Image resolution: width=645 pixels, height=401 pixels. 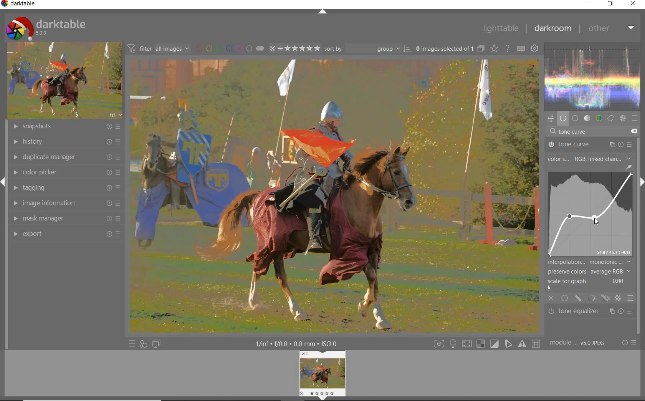 I want to click on filter by image color label, so click(x=229, y=48).